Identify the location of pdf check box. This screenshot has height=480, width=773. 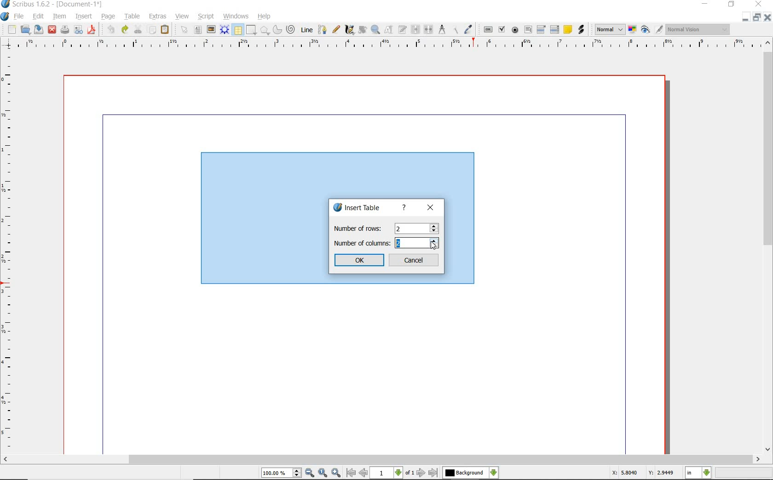
(503, 30).